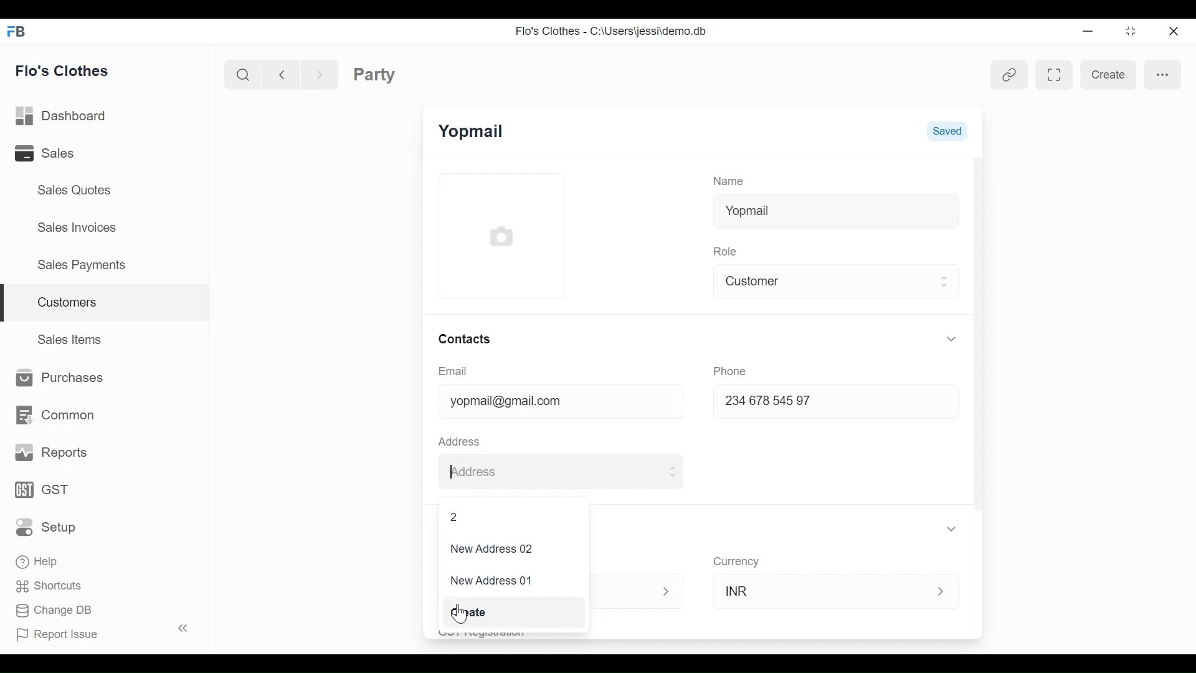 The height and width of the screenshot is (673, 1196). What do you see at coordinates (75, 190) in the screenshot?
I see `Sales Quotes` at bounding box center [75, 190].